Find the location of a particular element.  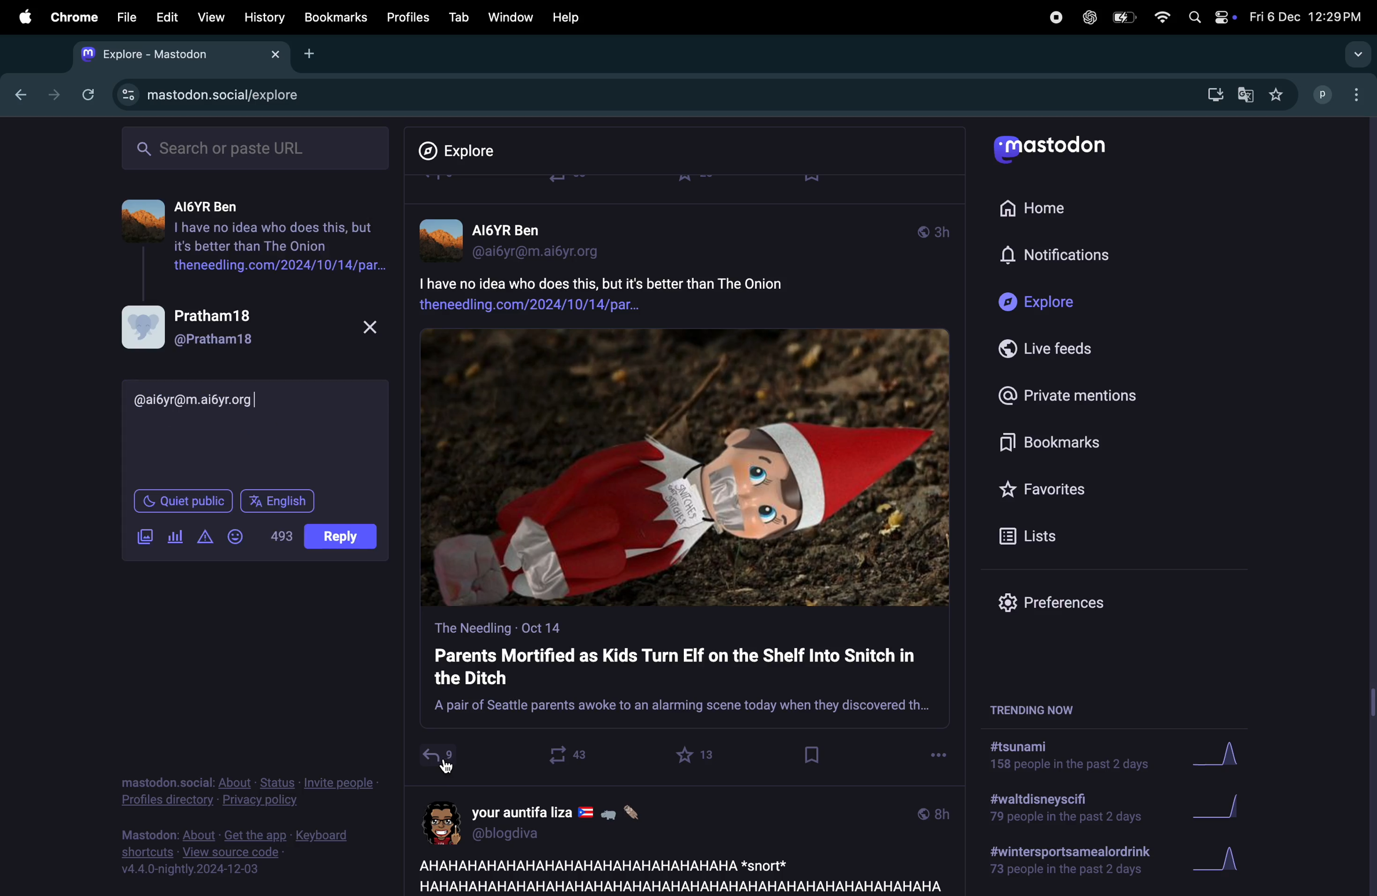

graph is located at coordinates (1218, 863).